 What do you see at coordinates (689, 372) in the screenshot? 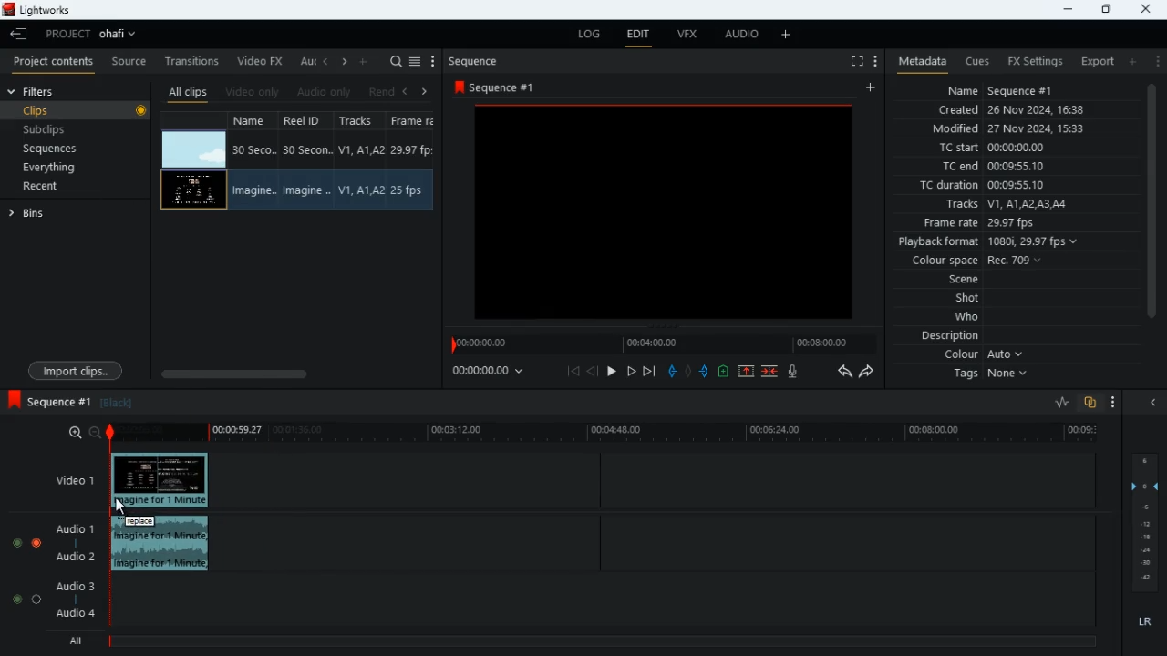
I see `hold` at bounding box center [689, 372].